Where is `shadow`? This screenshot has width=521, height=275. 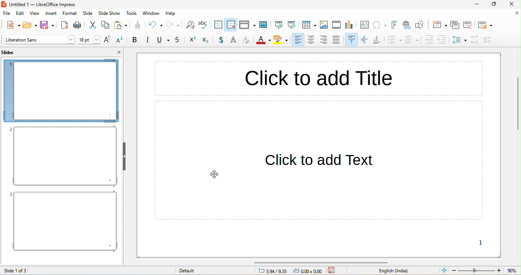 shadow is located at coordinates (222, 40).